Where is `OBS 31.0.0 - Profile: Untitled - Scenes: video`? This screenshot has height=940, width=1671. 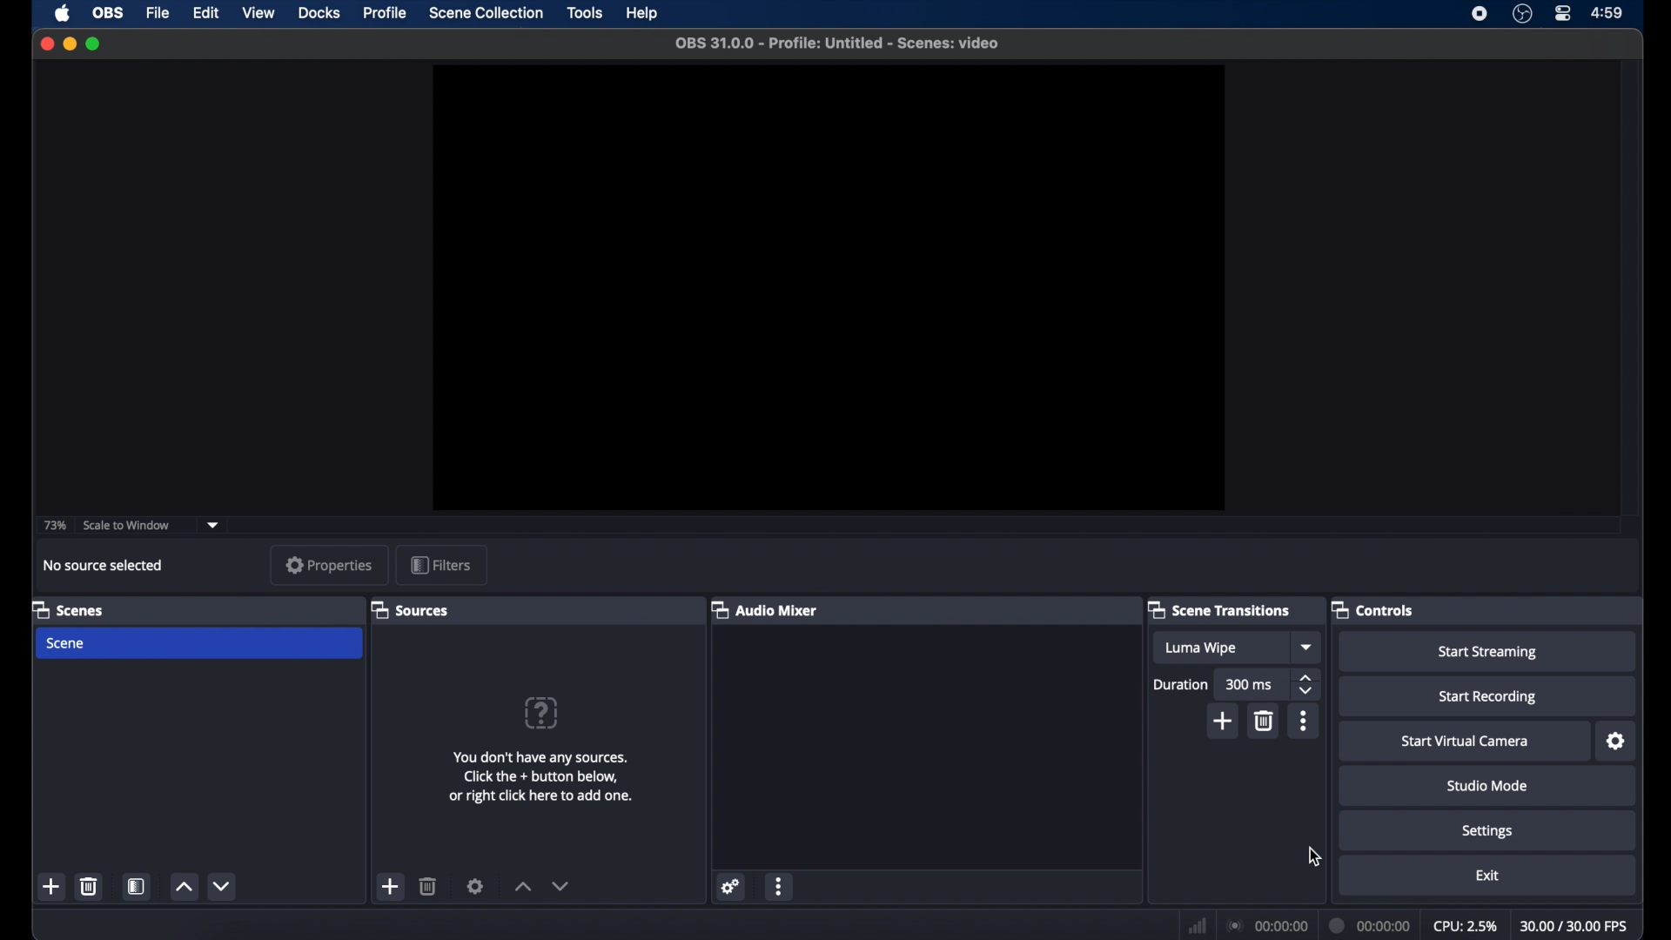
OBS 31.0.0 - Profile: Untitled - Scenes: video is located at coordinates (841, 43).